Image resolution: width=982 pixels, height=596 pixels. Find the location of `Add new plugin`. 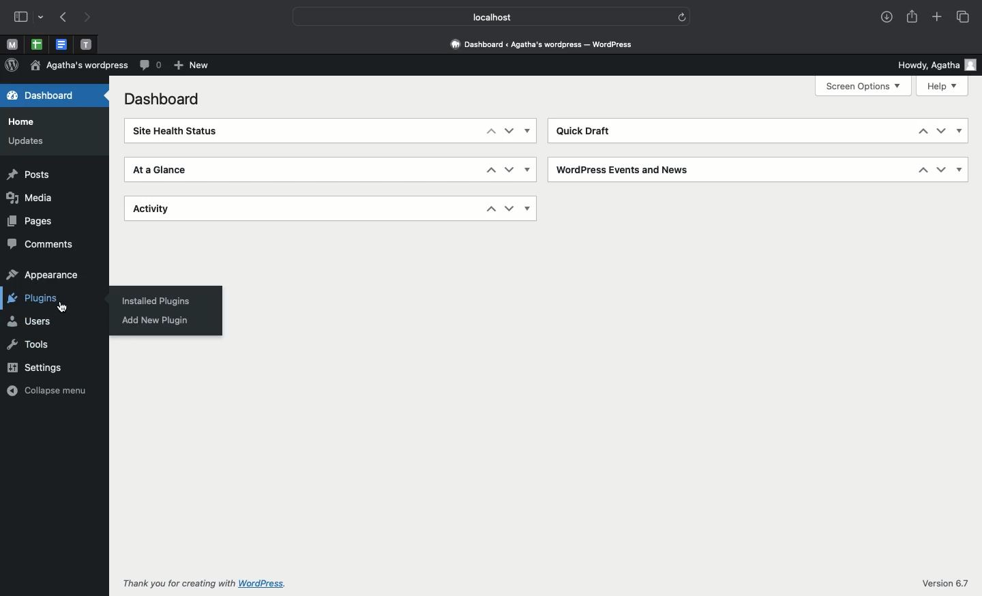

Add new plugin is located at coordinates (162, 321).